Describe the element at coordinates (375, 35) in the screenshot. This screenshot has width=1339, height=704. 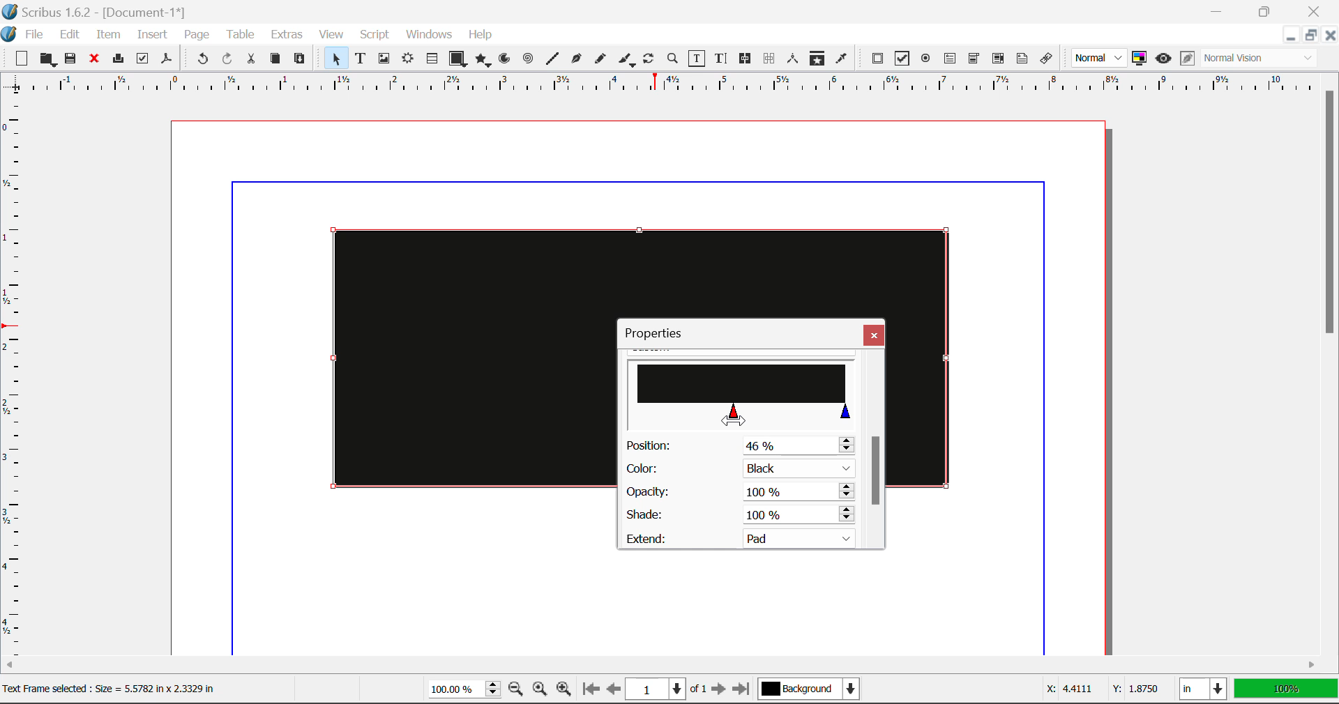
I see `Script` at that location.